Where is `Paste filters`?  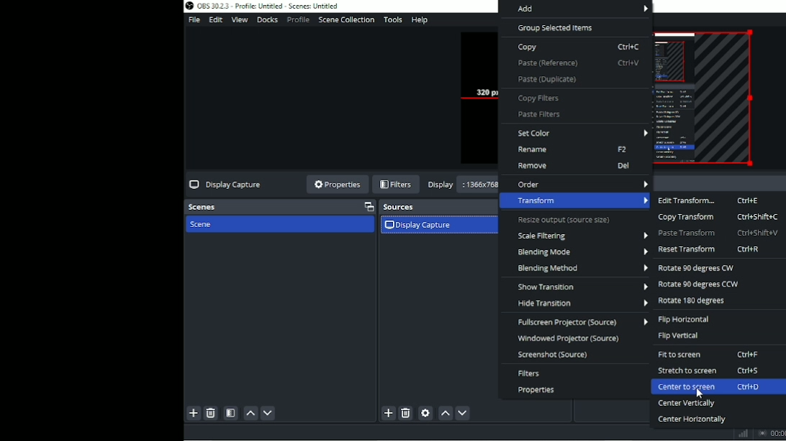
Paste filters is located at coordinates (540, 115).